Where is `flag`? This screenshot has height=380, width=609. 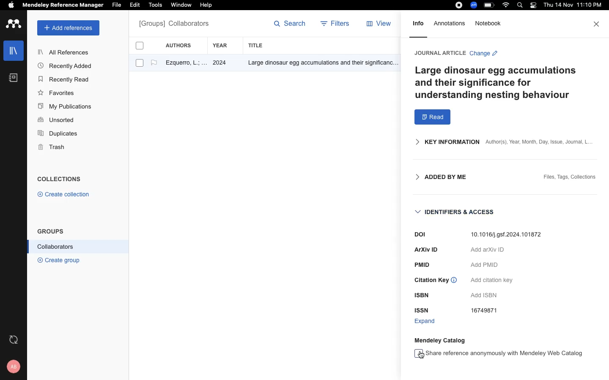
flag is located at coordinates (154, 63).